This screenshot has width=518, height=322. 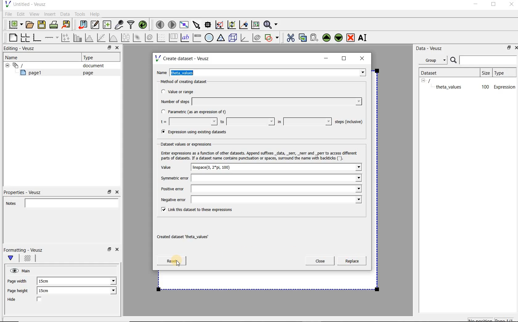 What do you see at coordinates (109, 251) in the screenshot?
I see `restore down` at bounding box center [109, 251].